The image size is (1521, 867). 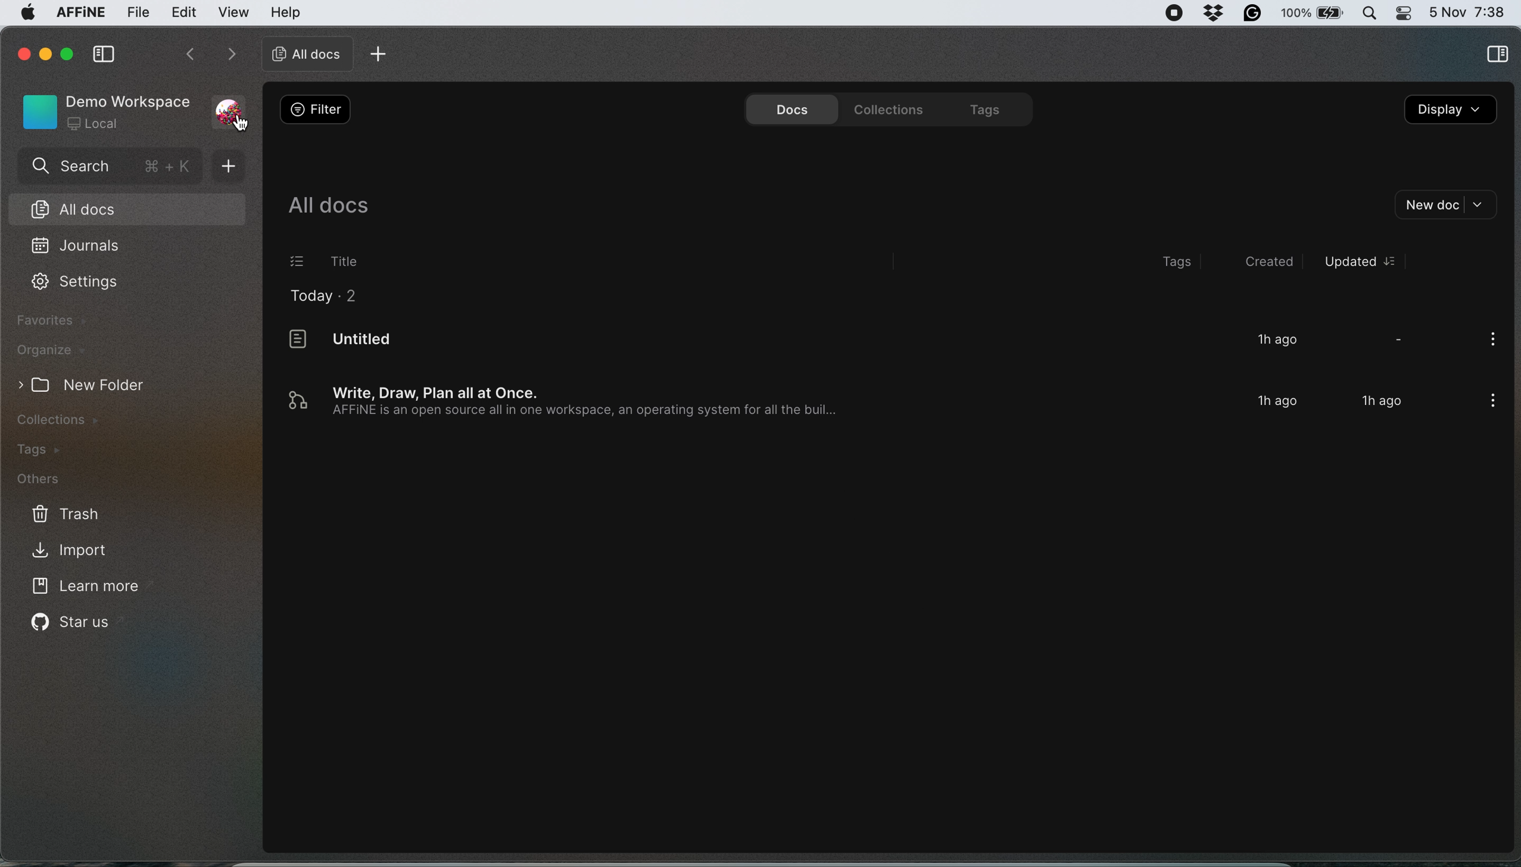 I want to click on new folder, so click(x=95, y=385).